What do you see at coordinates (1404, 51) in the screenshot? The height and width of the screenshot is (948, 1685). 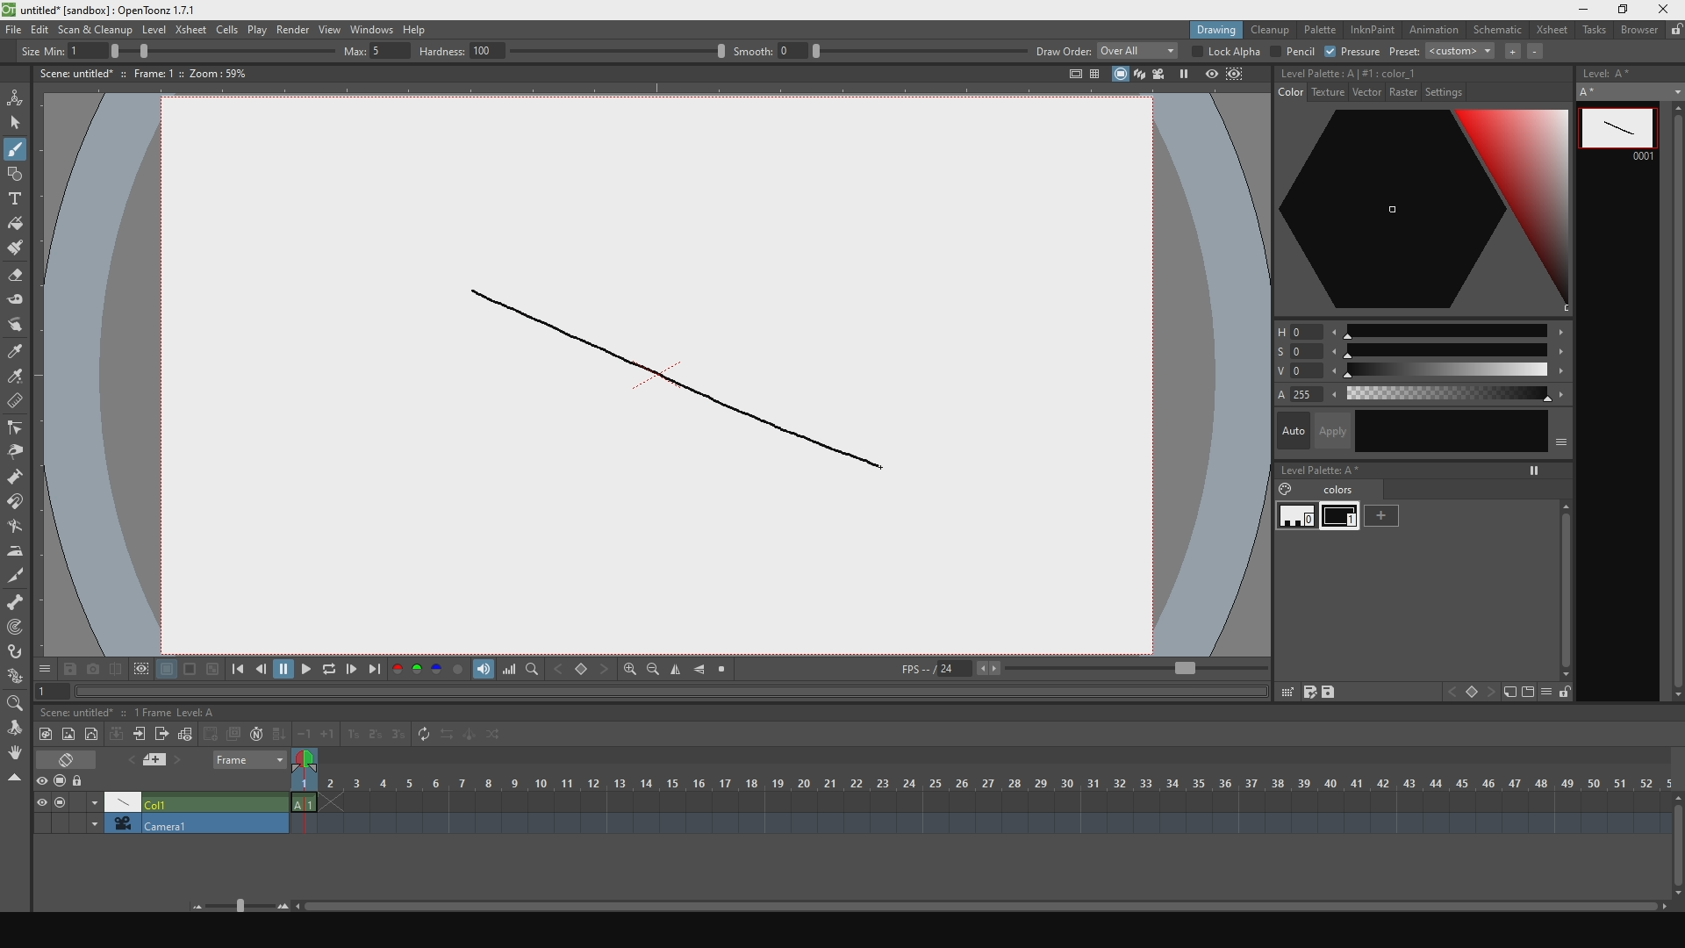 I see `preset` at bounding box center [1404, 51].